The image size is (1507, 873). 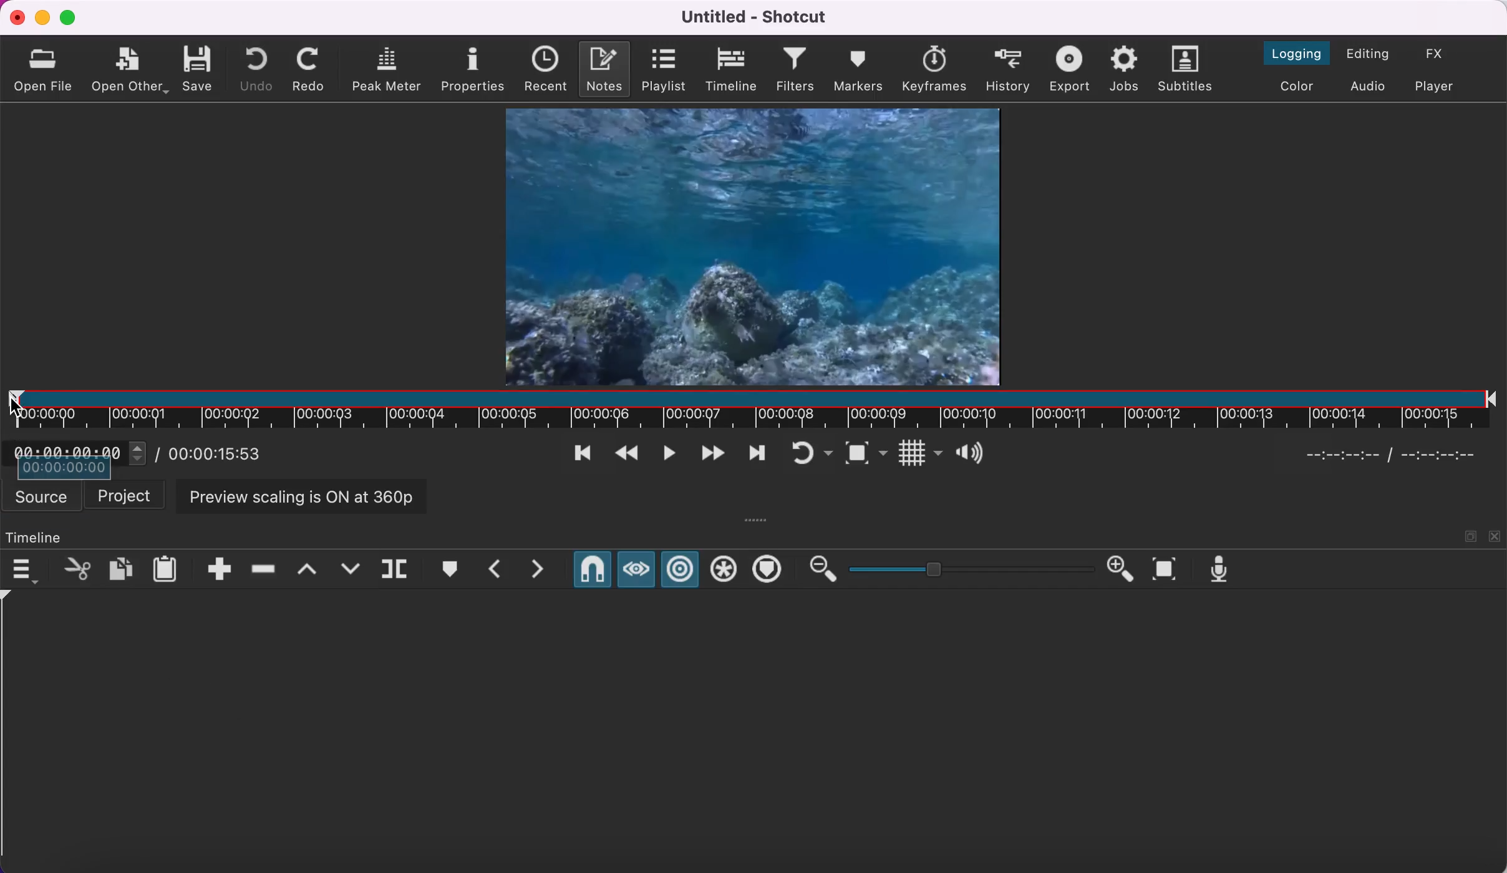 I want to click on cut, so click(x=74, y=567).